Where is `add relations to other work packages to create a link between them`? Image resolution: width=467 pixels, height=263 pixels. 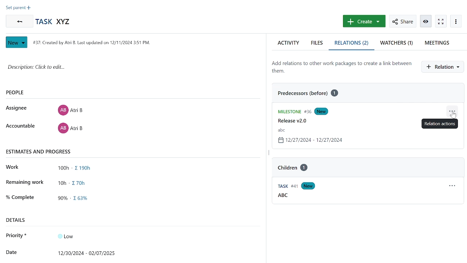
add relations to other work packages to create a link between them is located at coordinates (341, 67).